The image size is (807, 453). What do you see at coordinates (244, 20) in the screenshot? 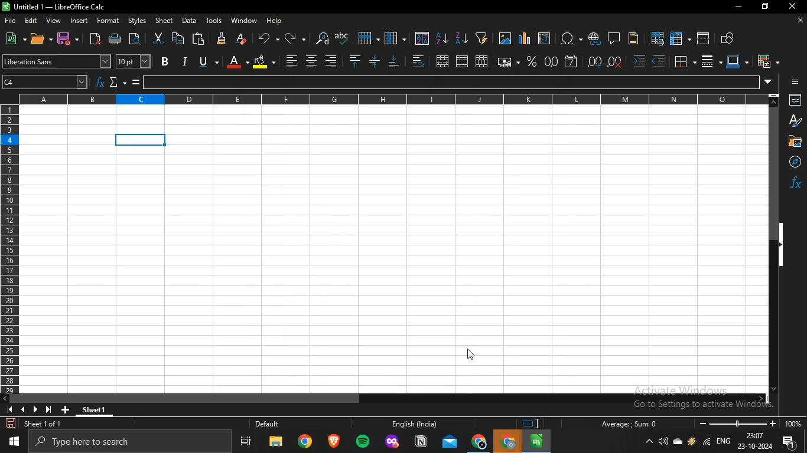
I see `window` at bounding box center [244, 20].